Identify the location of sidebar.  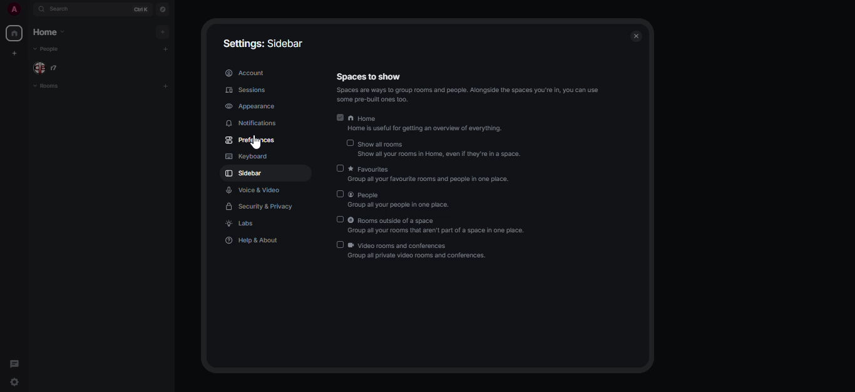
(243, 173).